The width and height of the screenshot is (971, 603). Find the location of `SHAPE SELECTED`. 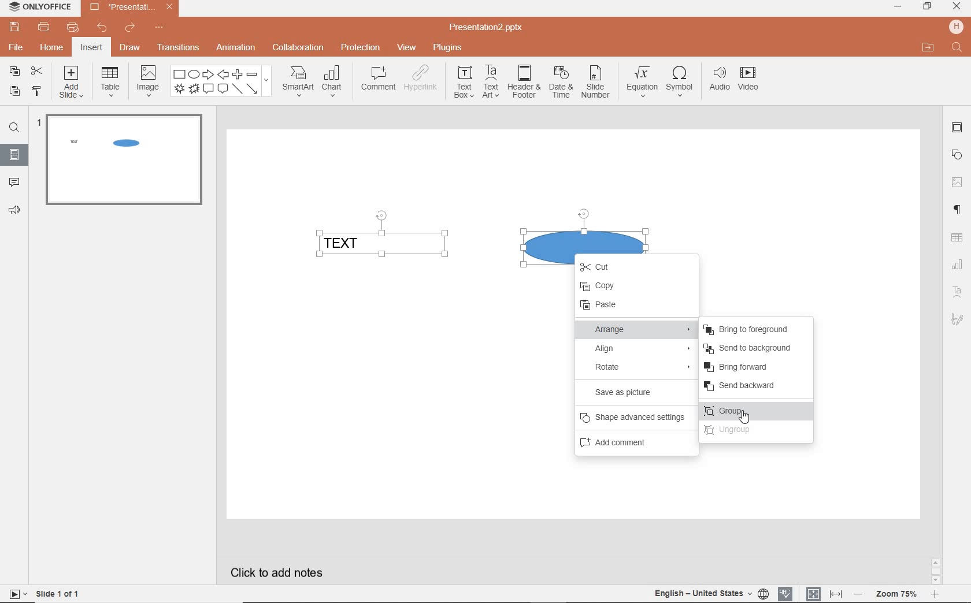

SHAPE SELECTED is located at coordinates (584, 231).